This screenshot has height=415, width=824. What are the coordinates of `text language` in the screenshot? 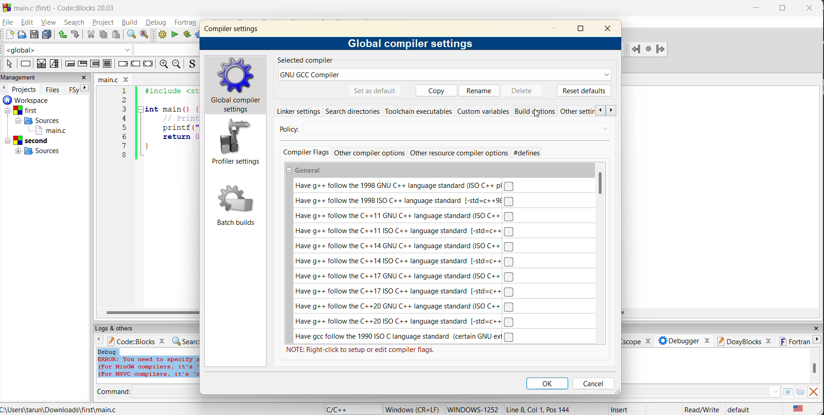 It's located at (800, 410).